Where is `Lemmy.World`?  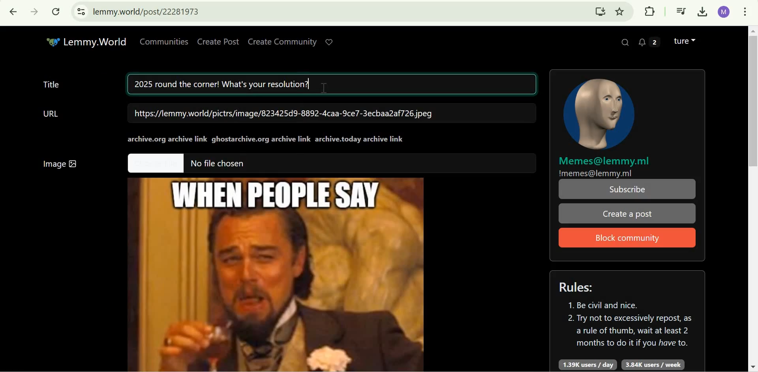 Lemmy.World is located at coordinates (95, 42).